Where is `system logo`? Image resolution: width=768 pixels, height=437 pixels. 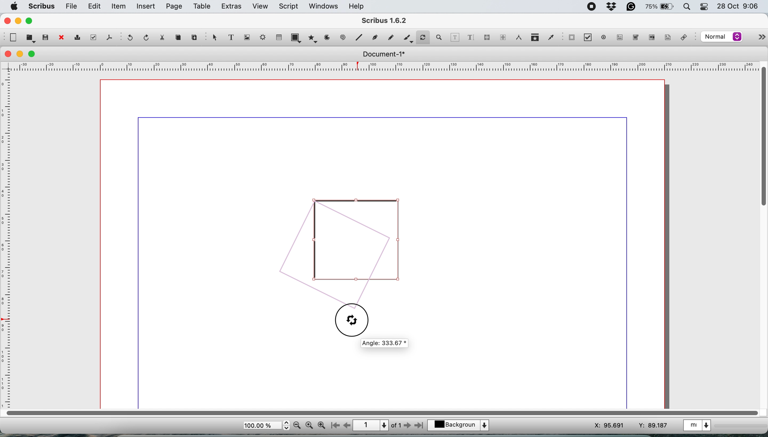
system logo is located at coordinates (15, 6).